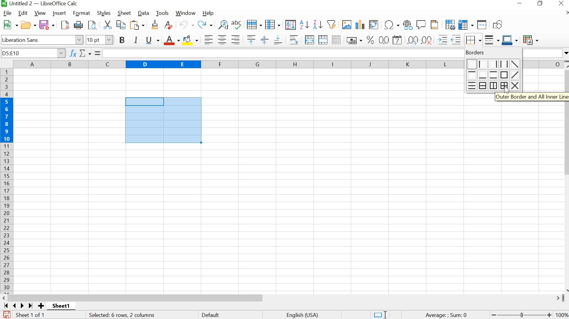  What do you see at coordinates (277, 40) in the screenshot?
I see `ALIGN BOTTOM` at bounding box center [277, 40].